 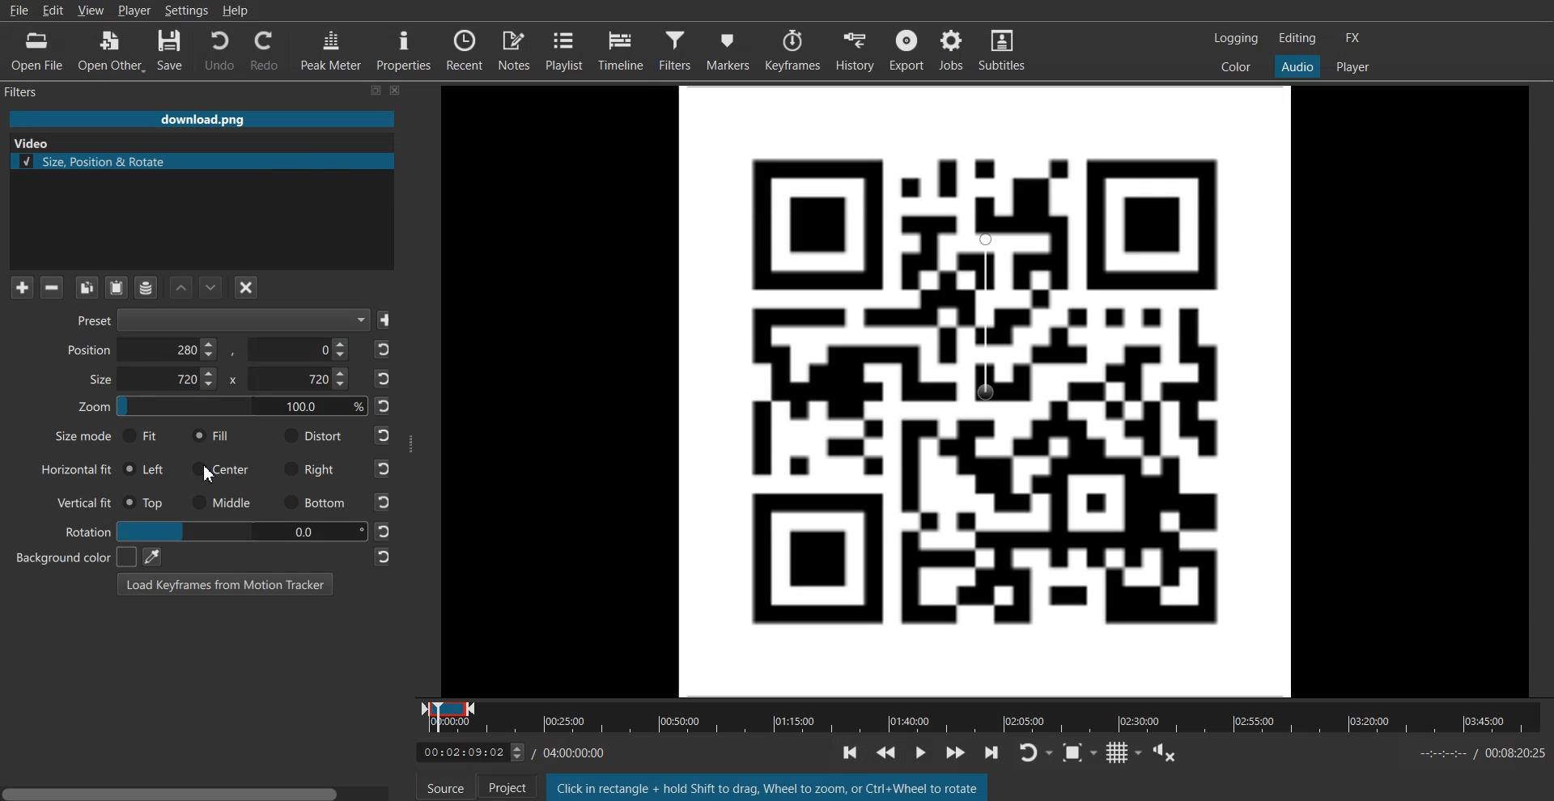 What do you see at coordinates (1040, 754) in the screenshot?
I see `Toggle player lopping` at bounding box center [1040, 754].